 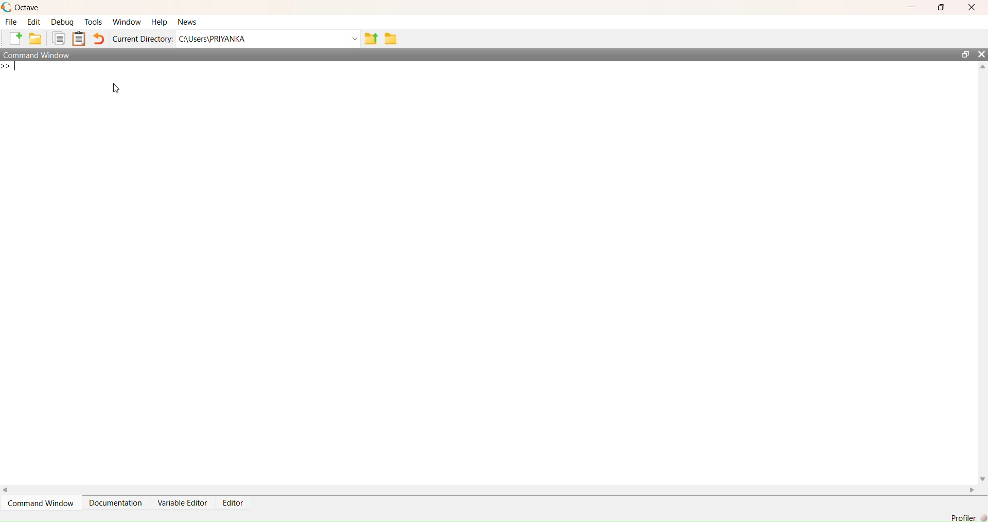 What do you see at coordinates (10, 22) in the screenshot?
I see `File` at bounding box center [10, 22].